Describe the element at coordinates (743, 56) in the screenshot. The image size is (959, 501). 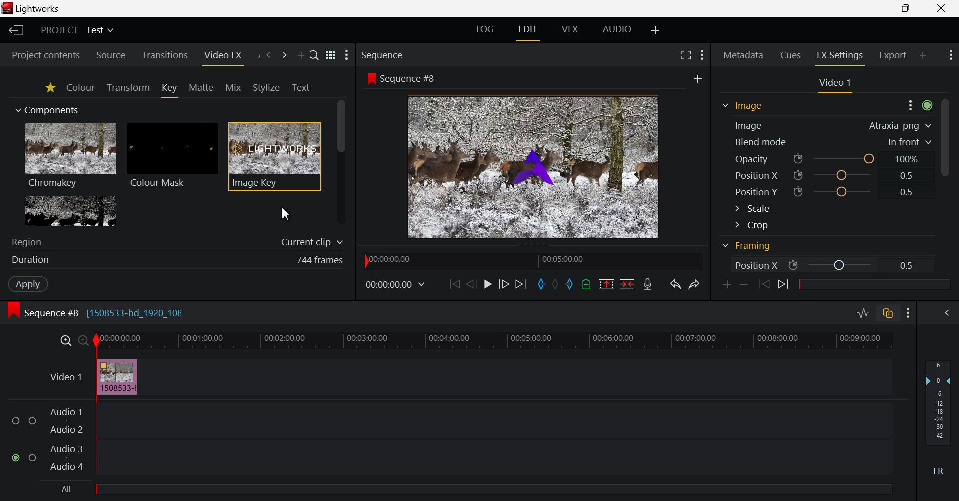
I see `Metadata` at that location.